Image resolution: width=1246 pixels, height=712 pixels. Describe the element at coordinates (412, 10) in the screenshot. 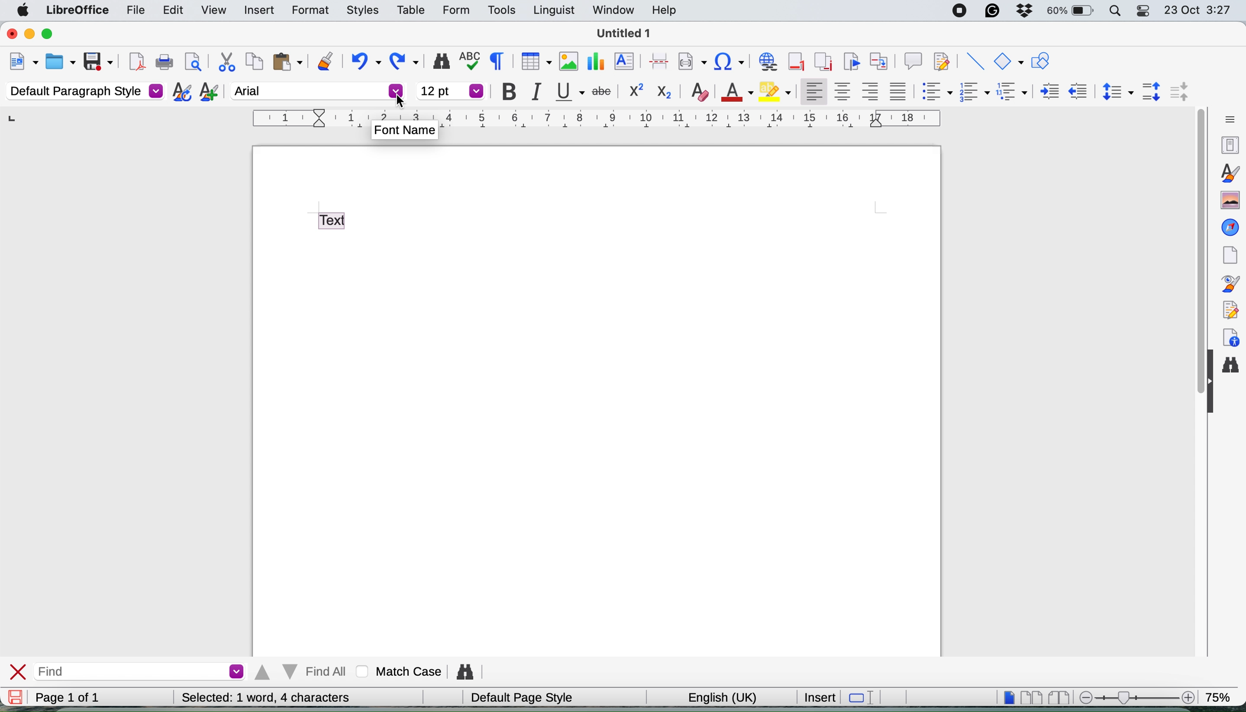

I see `table` at that location.